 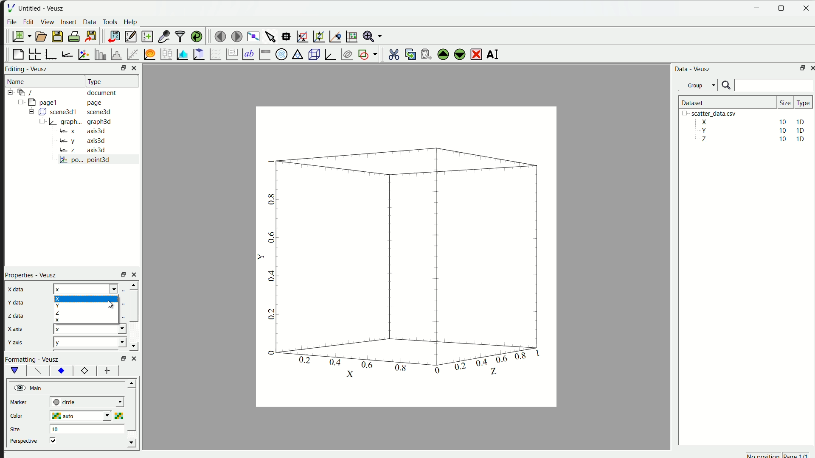 What do you see at coordinates (10, 7) in the screenshot?
I see `| File` at bounding box center [10, 7].